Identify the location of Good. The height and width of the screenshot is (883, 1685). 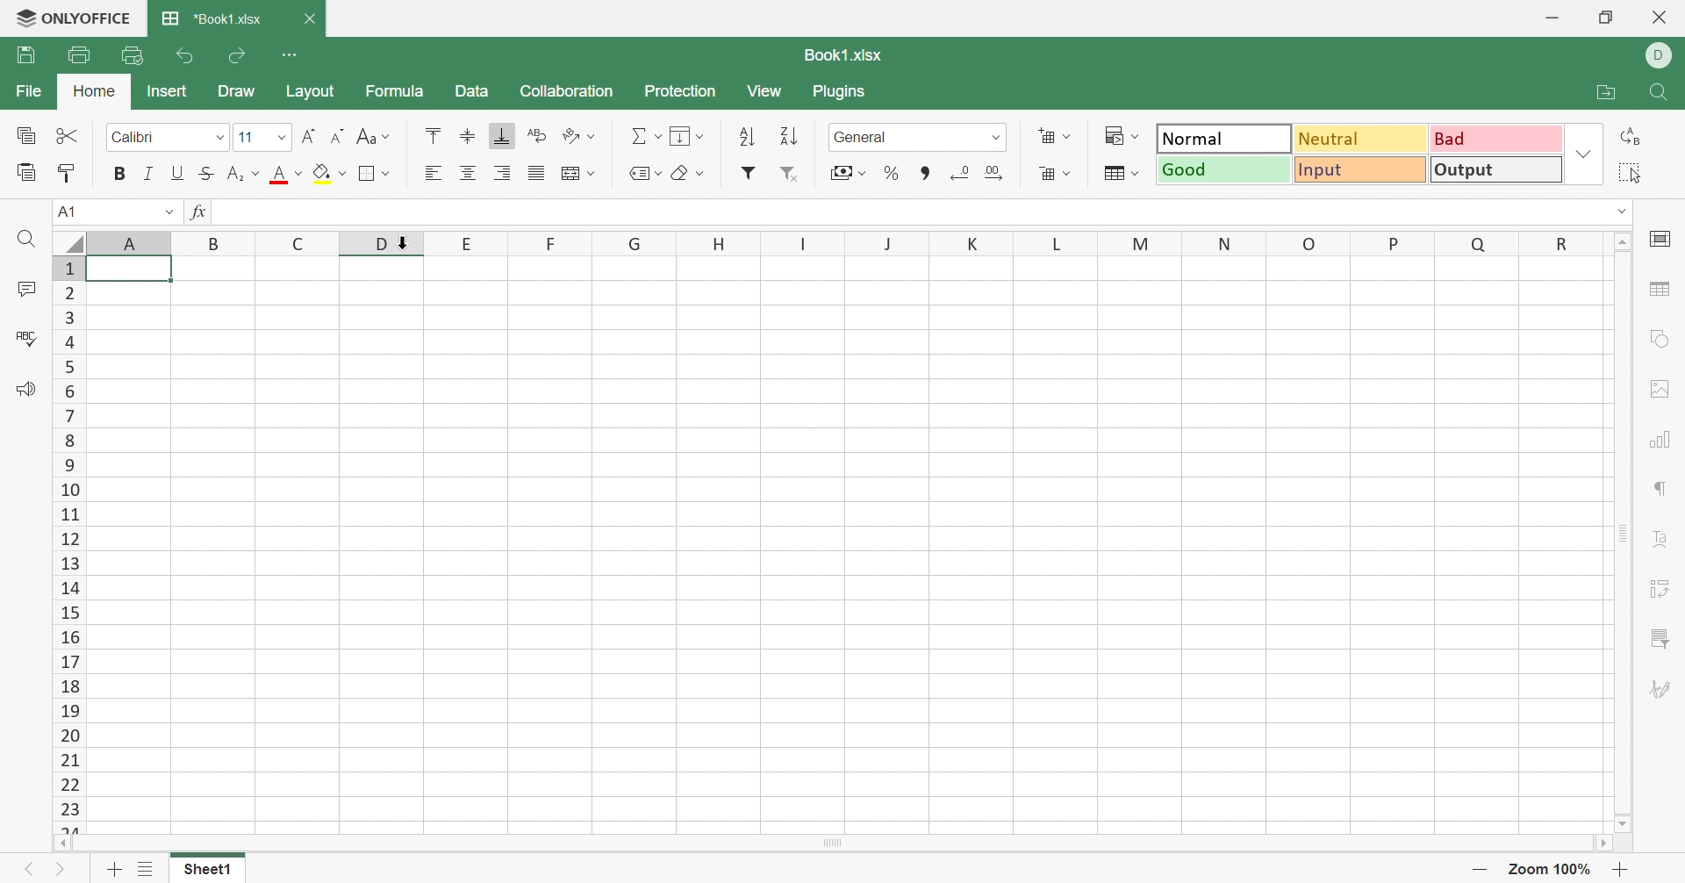
(1225, 171).